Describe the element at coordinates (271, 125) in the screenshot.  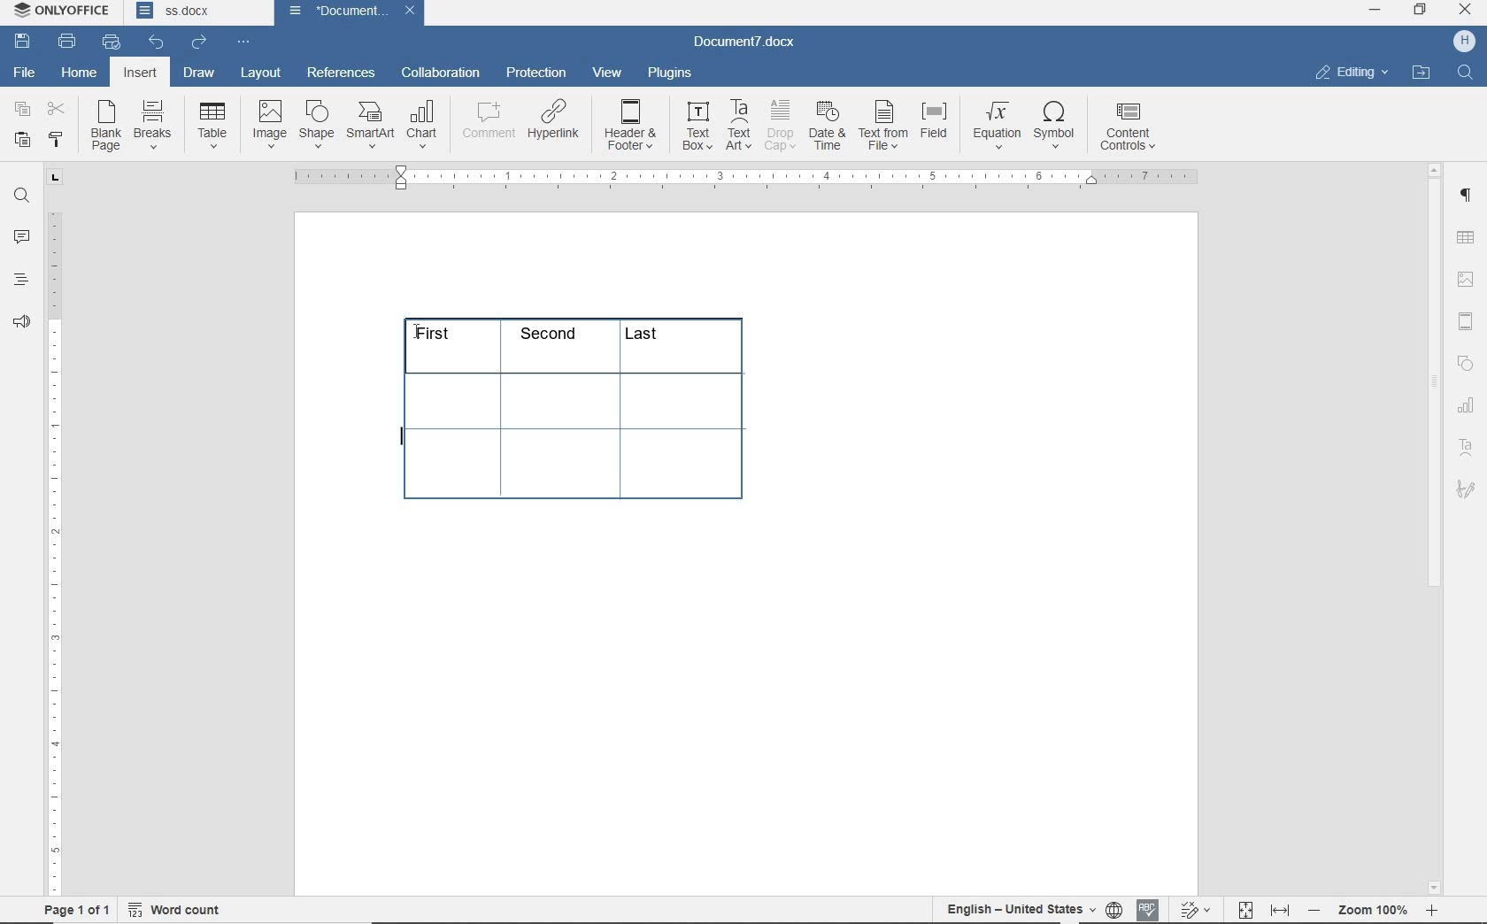
I see `image` at that location.